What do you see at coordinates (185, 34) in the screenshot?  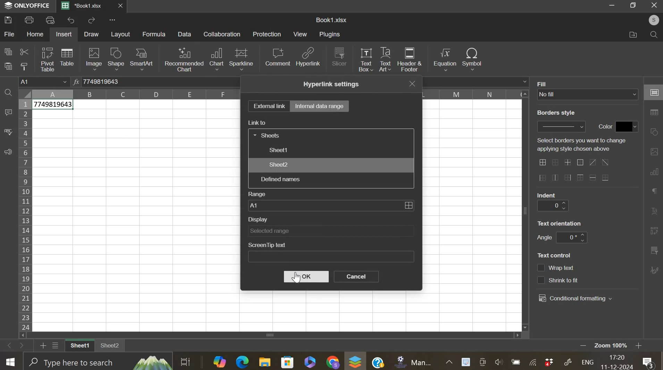 I see `data` at bounding box center [185, 34].